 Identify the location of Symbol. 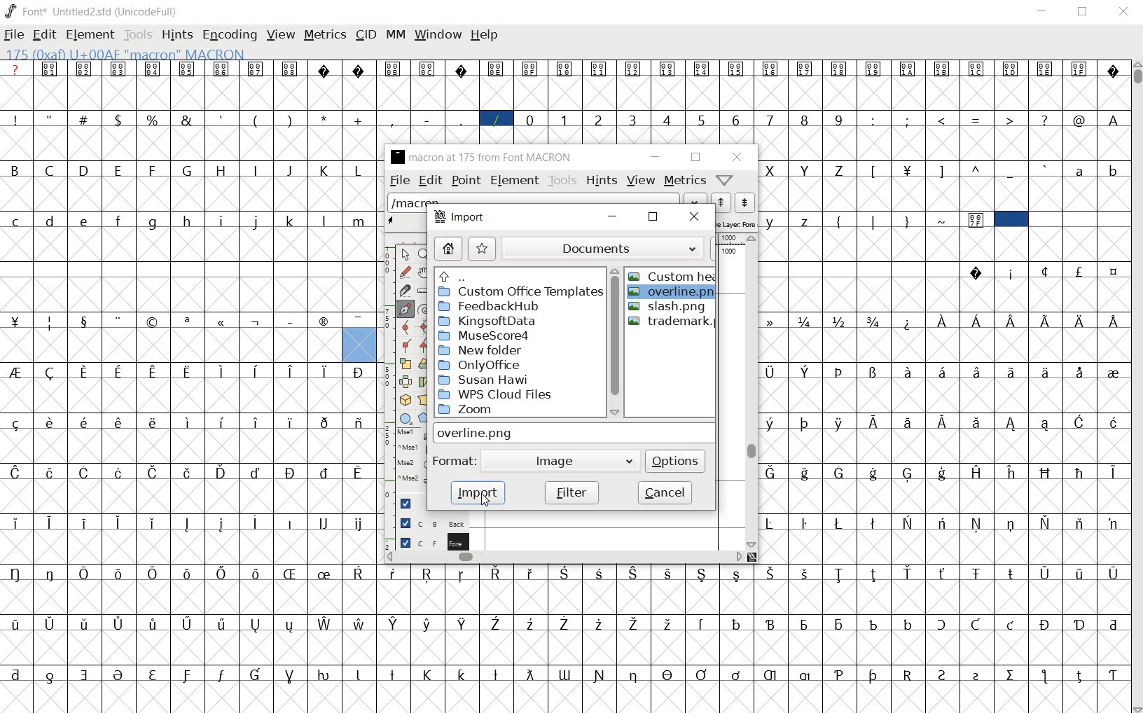
(770, 371).